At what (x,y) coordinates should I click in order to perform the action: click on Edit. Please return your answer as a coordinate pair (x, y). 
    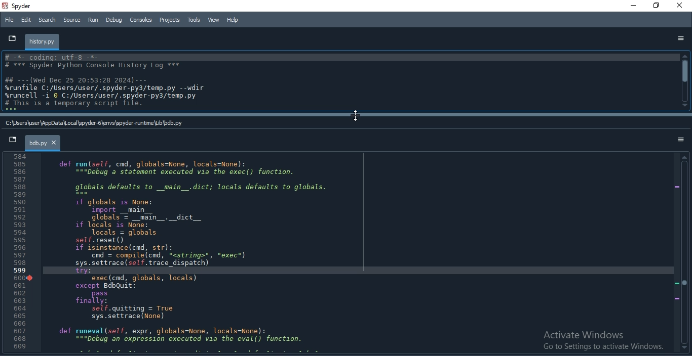
    Looking at the image, I should click on (26, 21).